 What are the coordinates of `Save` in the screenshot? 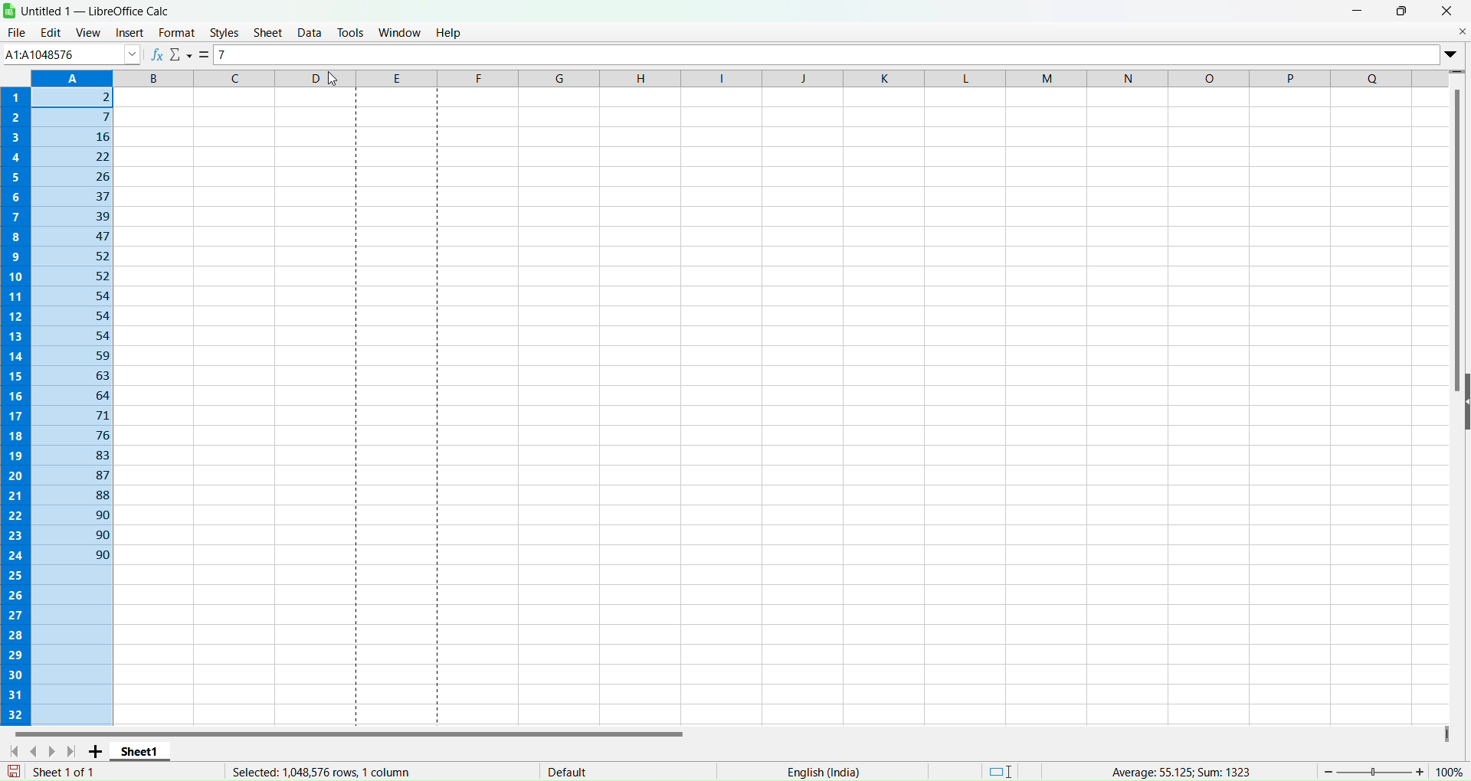 It's located at (16, 771).